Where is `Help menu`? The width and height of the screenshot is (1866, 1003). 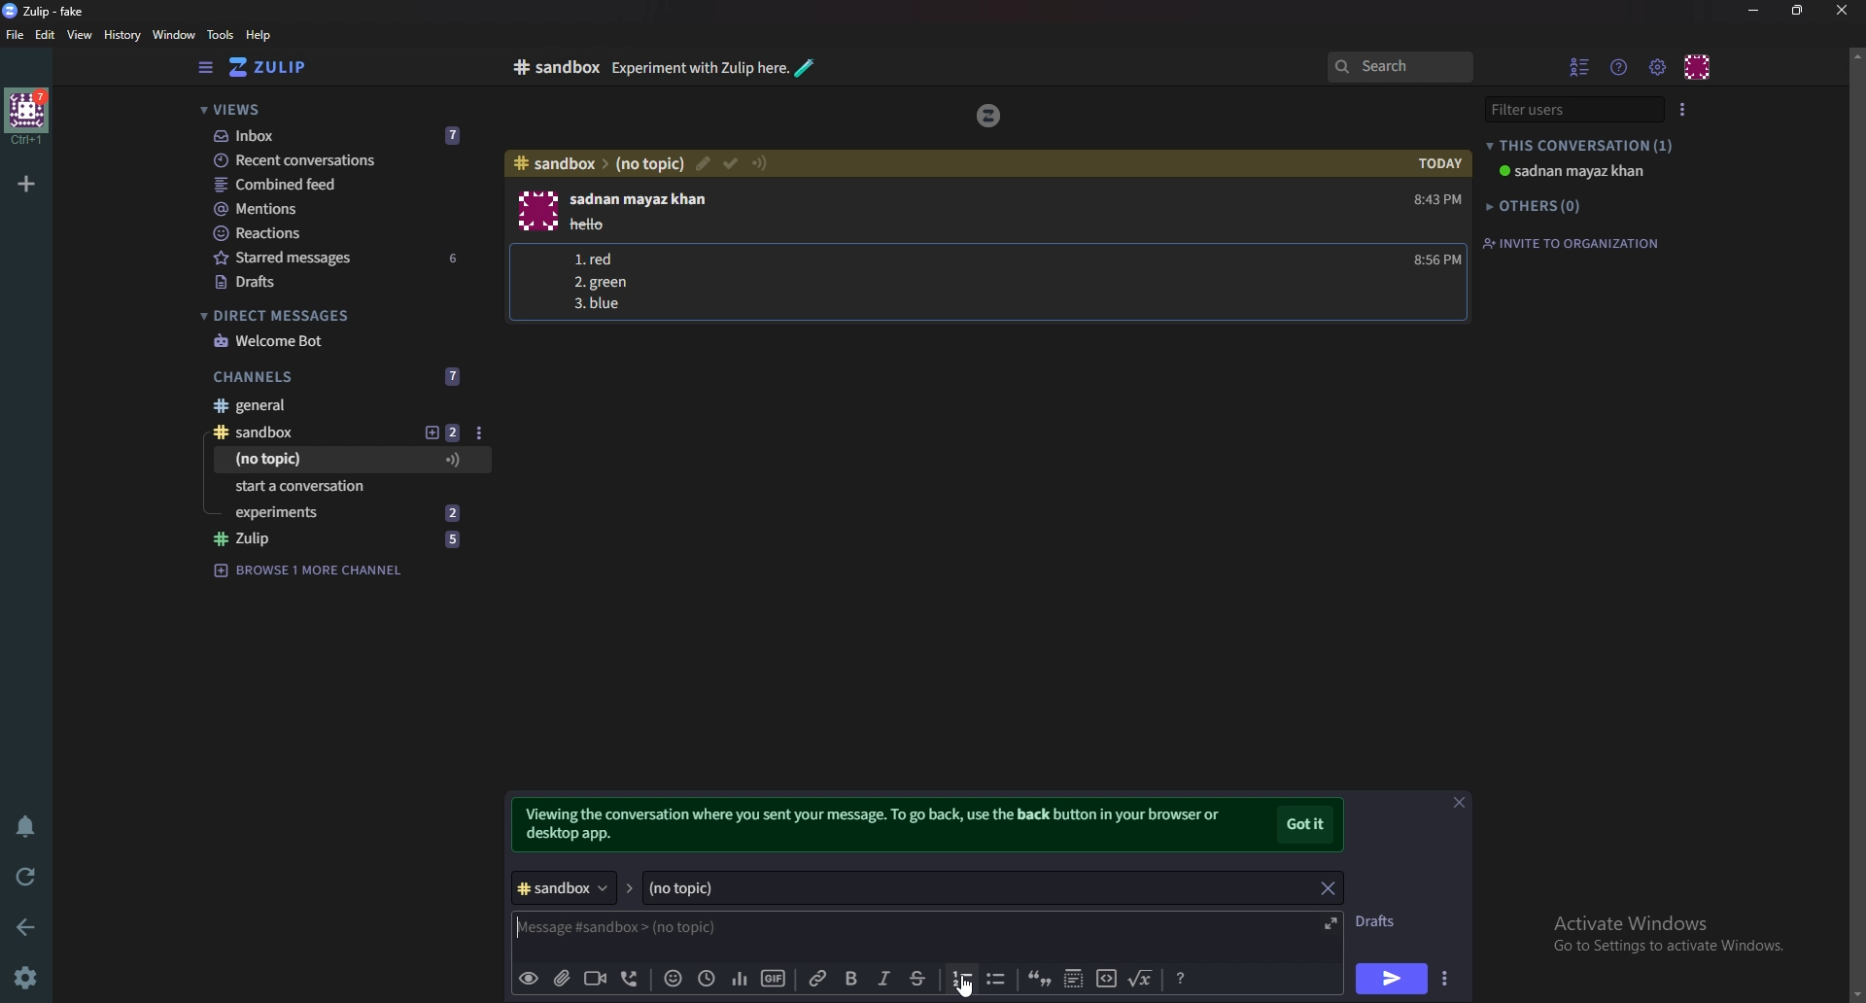 Help menu is located at coordinates (1621, 66).